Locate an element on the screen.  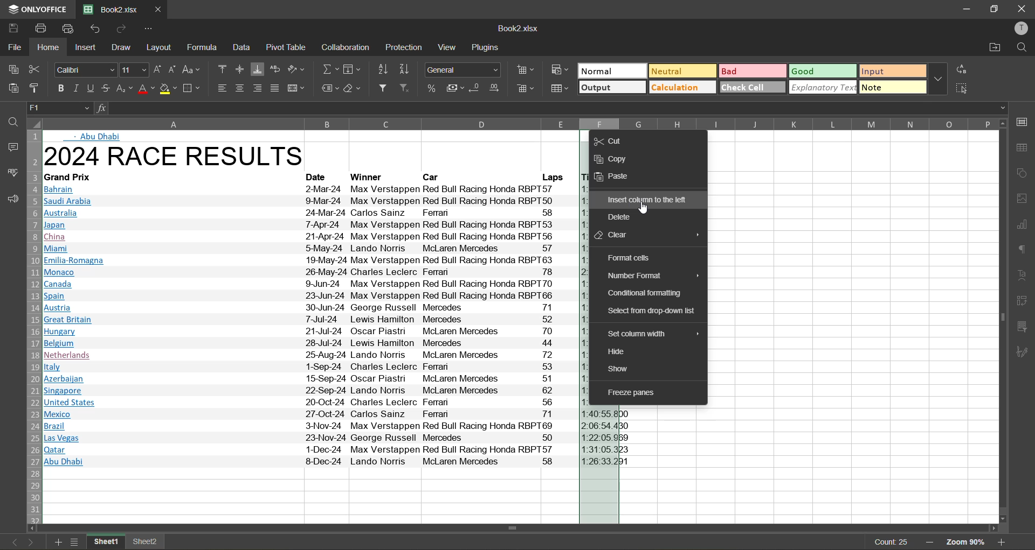
zoom in is located at coordinates (1004, 542).